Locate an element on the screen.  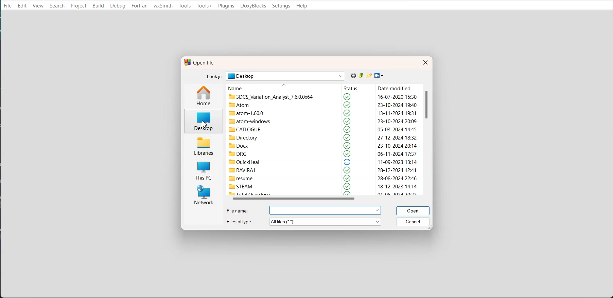
Project is located at coordinates (78, 6).